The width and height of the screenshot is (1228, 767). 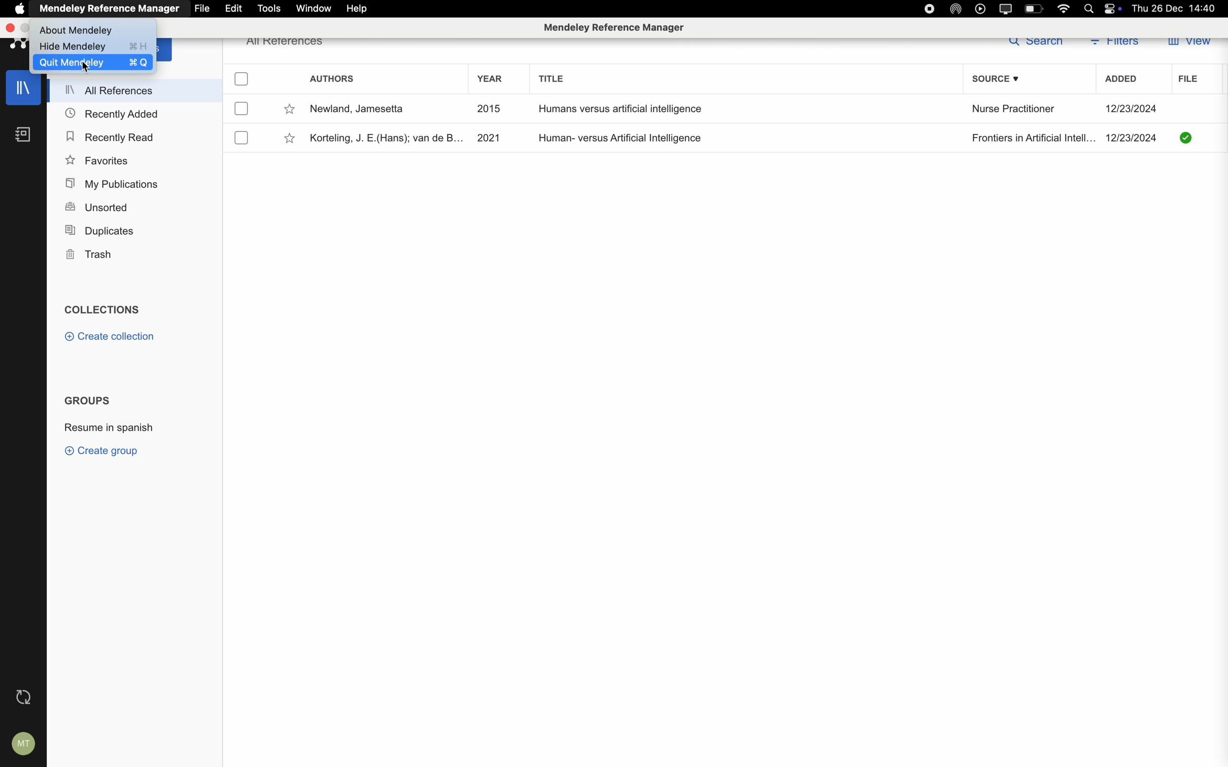 I want to click on Mendeley logo, so click(x=16, y=45).